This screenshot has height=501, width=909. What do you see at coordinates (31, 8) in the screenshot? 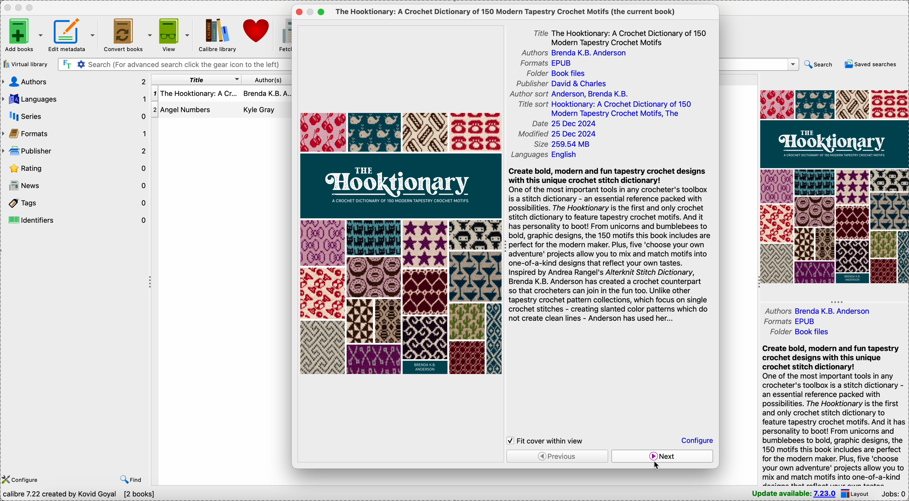
I see `maximize` at bounding box center [31, 8].